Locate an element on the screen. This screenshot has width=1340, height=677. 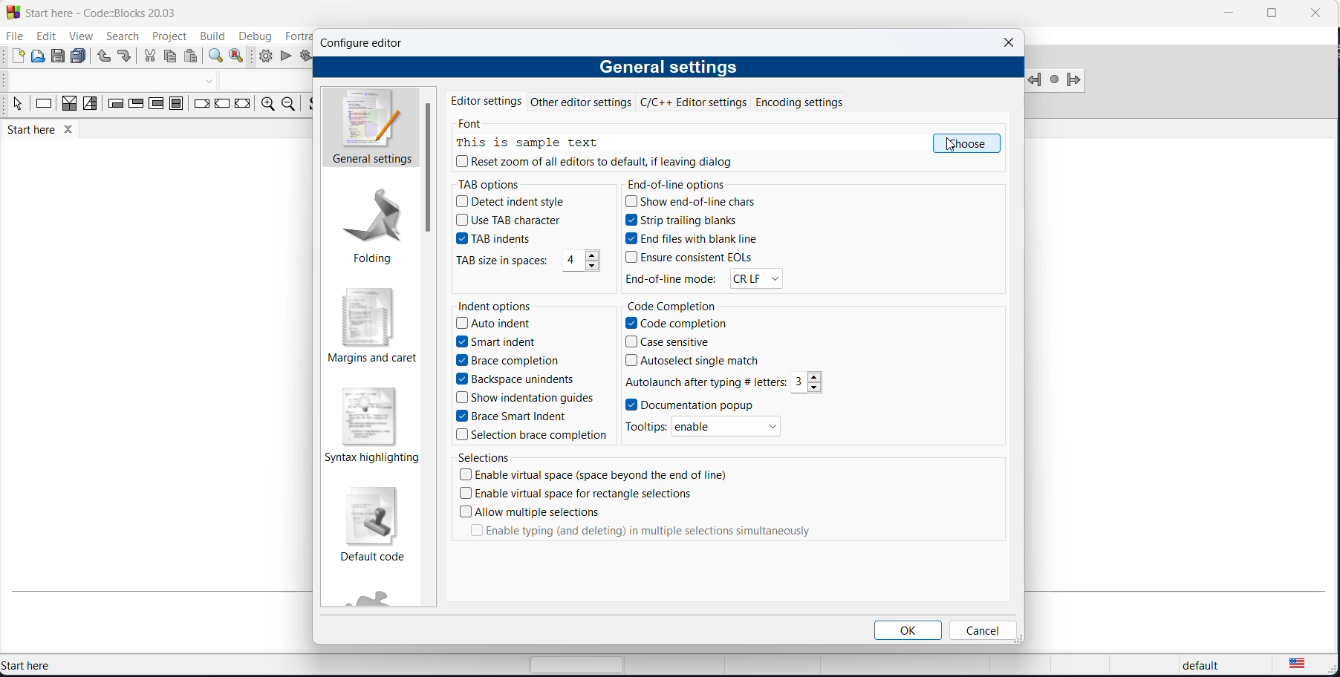
increment  is located at coordinates (817, 376).